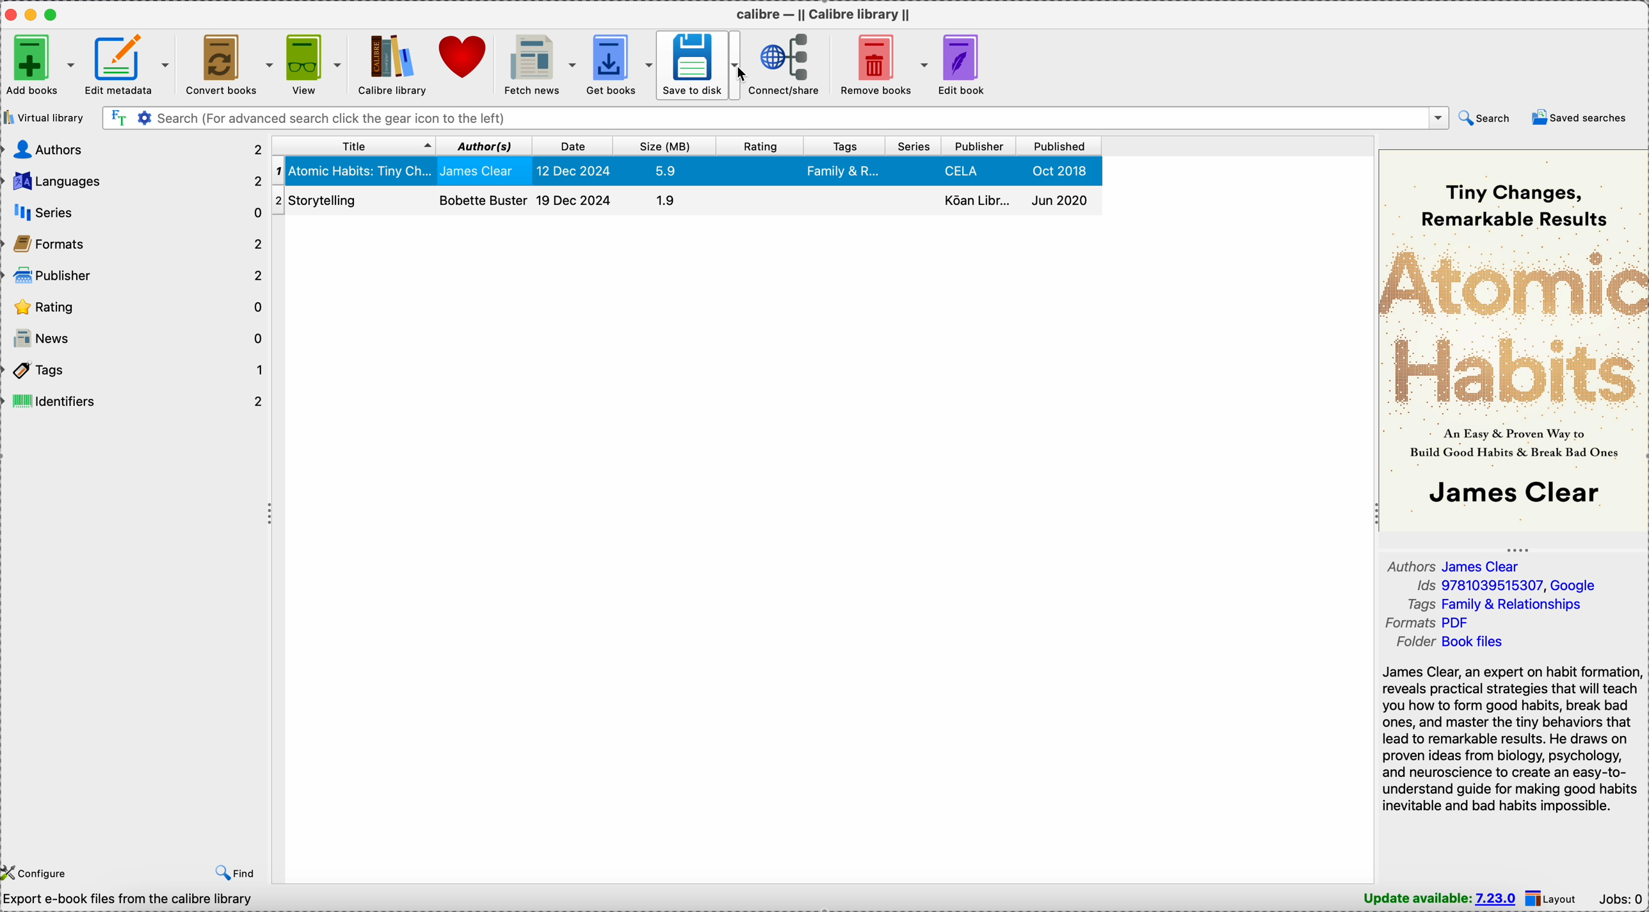 The height and width of the screenshot is (912, 1649). What do you see at coordinates (136, 401) in the screenshot?
I see `identifiers` at bounding box center [136, 401].